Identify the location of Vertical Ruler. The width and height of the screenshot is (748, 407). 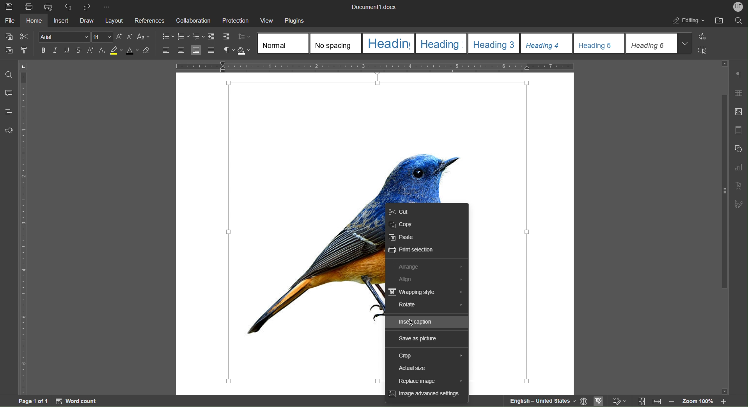
(24, 227).